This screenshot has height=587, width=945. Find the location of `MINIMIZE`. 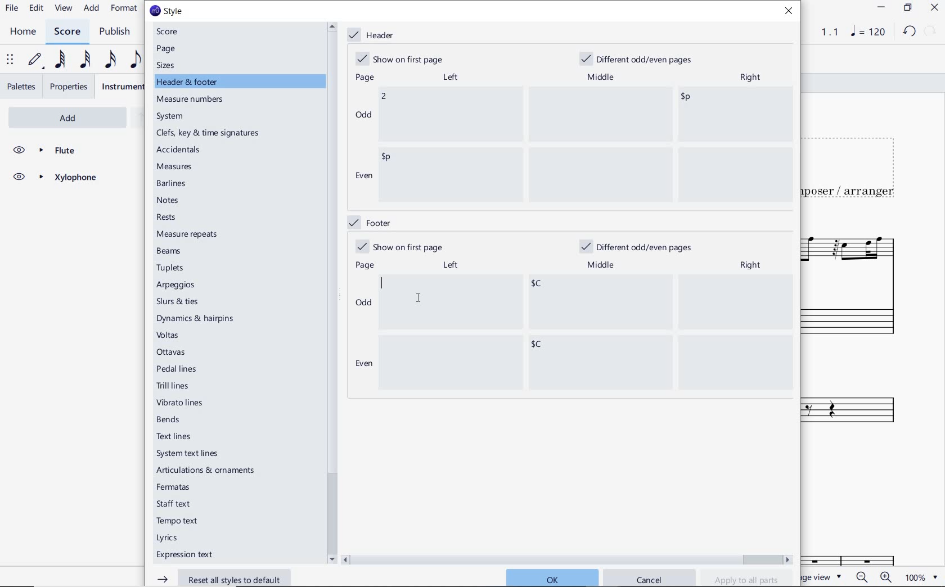

MINIMIZE is located at coordinates (880, 7).